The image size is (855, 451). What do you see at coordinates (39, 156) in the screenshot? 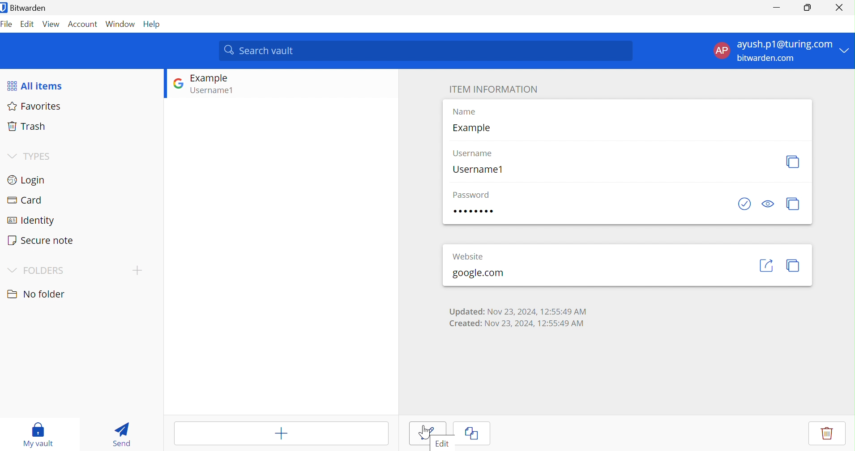
I see `TYPES` at bounding box center [39, 156].